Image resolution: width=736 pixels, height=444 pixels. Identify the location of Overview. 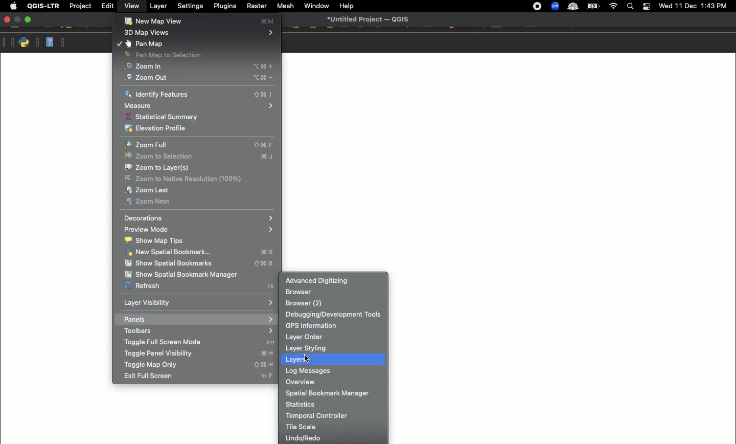
(334, 382).